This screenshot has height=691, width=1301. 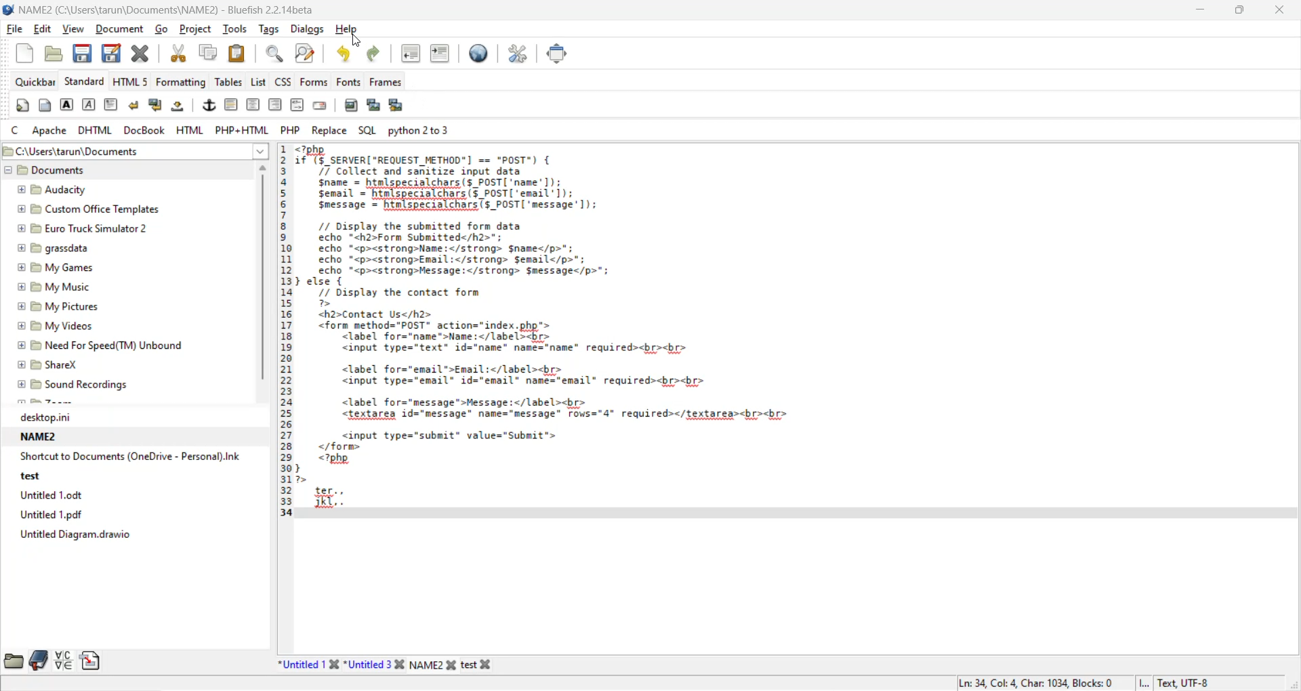 I want to click on emphasis, so click(x=91, y=105).